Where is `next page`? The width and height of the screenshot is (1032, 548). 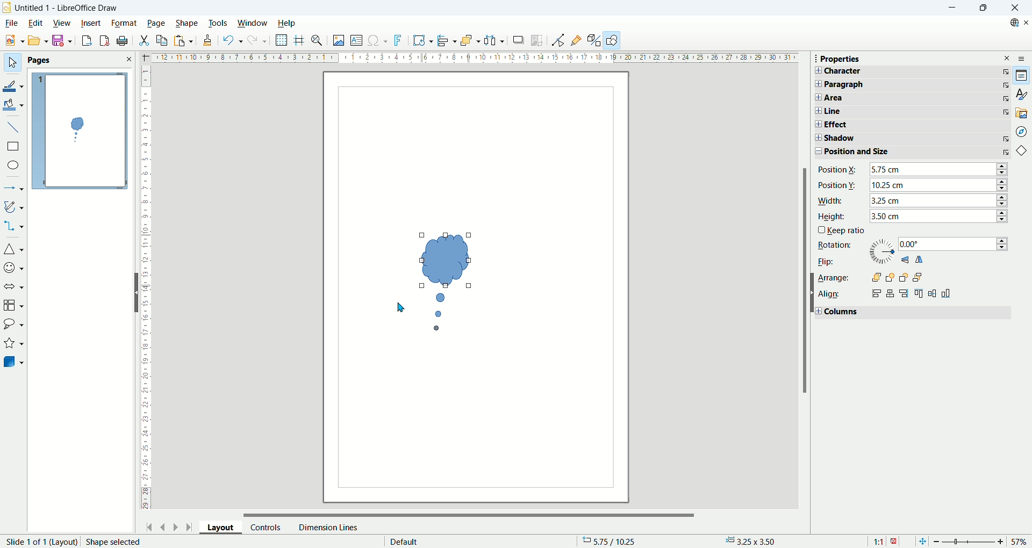
next page is located at coordinates (174, 526).